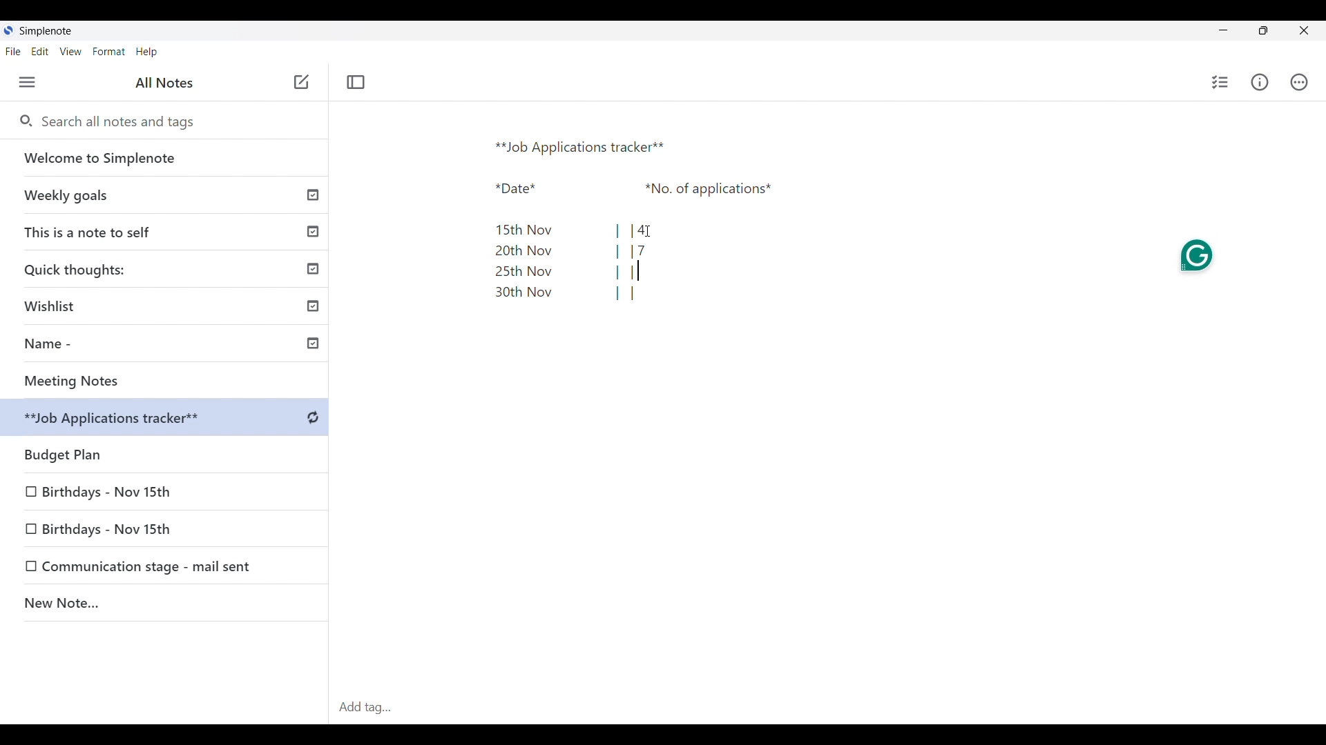 This screenshot has width=1326, height=745. Describe the element at coordinates (109, 52) in the screenshot. I see `Format` at that location.